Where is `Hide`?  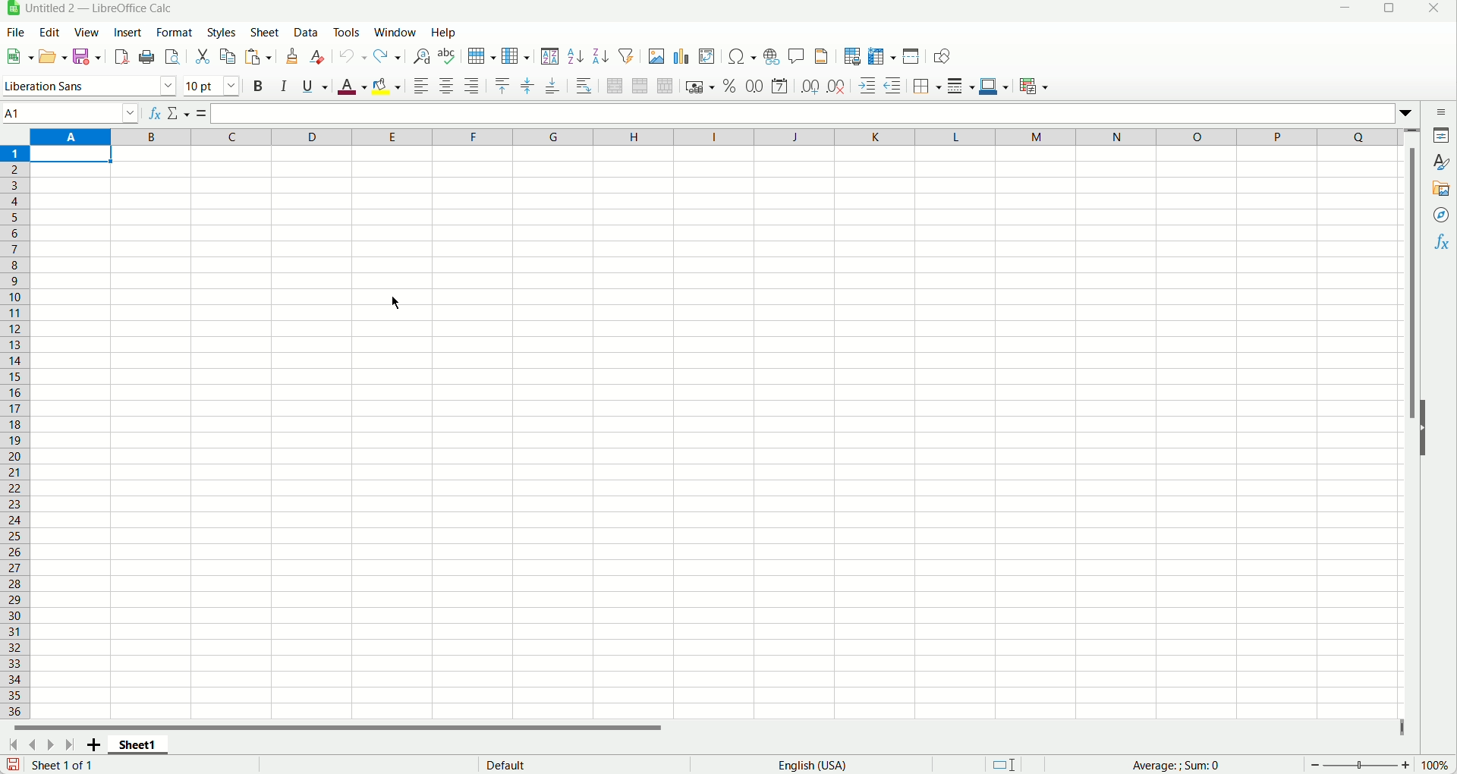
Hide is located at coordinates (1430, 427).